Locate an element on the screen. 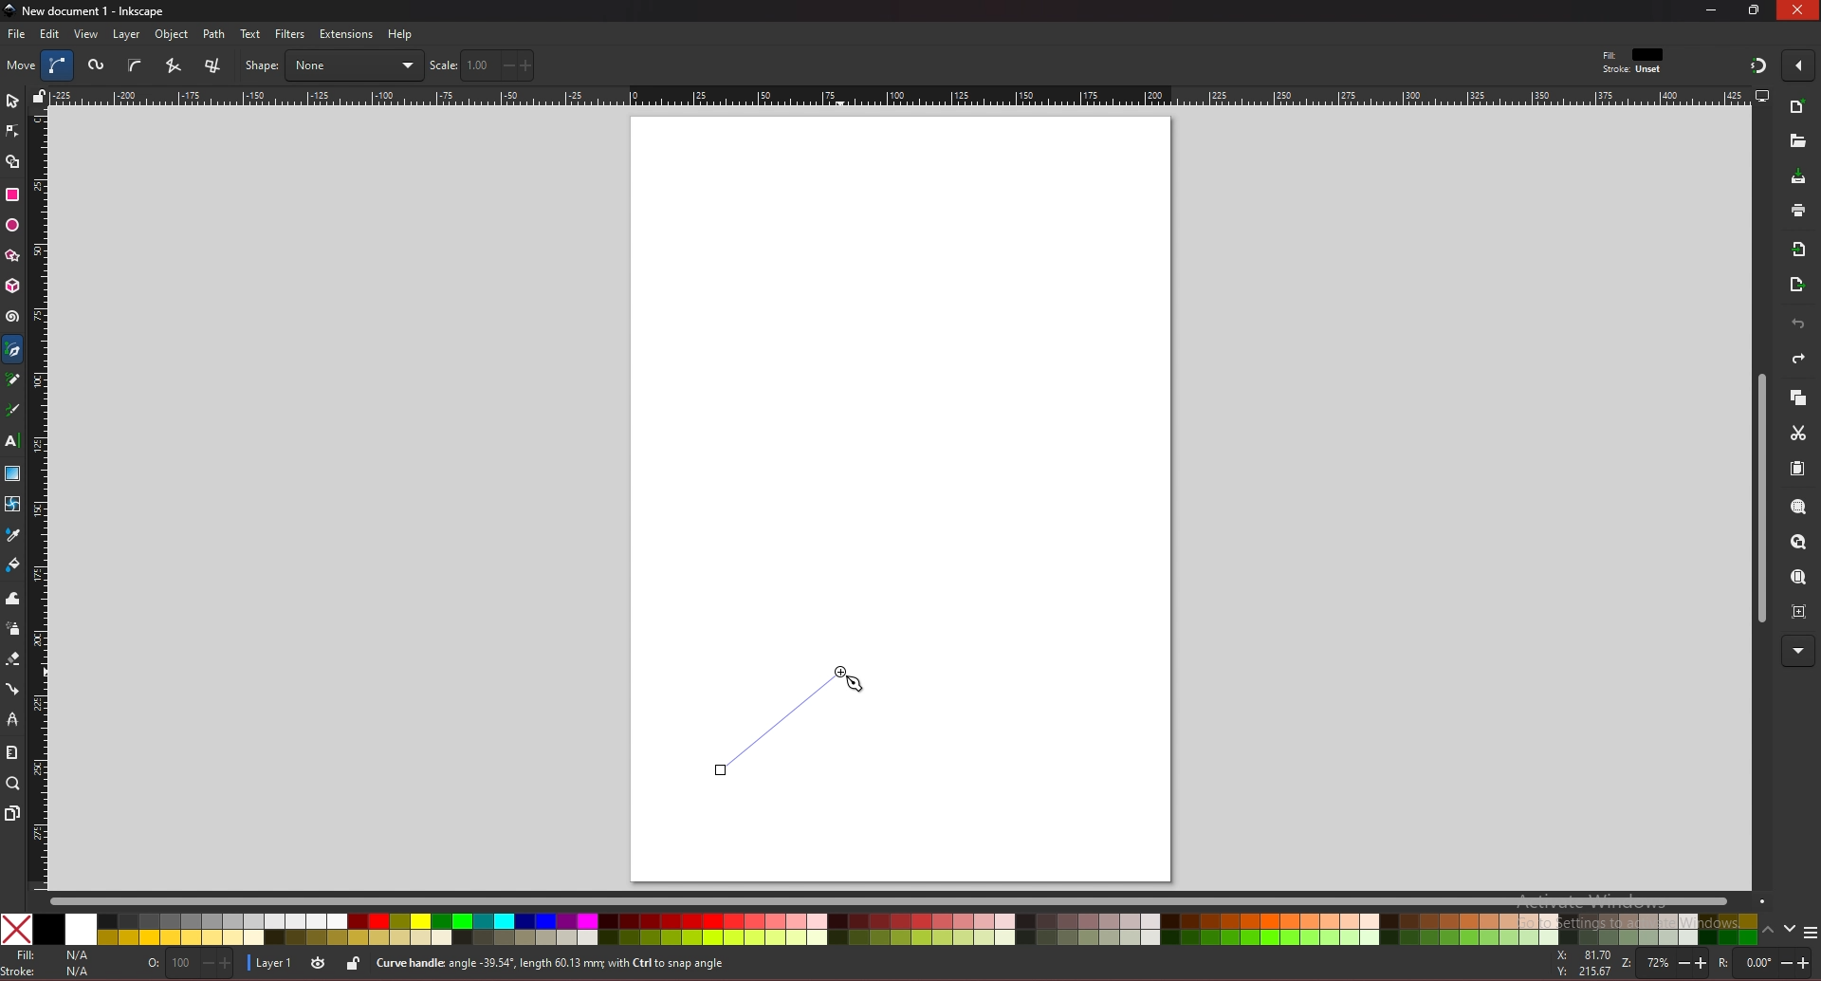  save is located at coordinates (1799, 178).